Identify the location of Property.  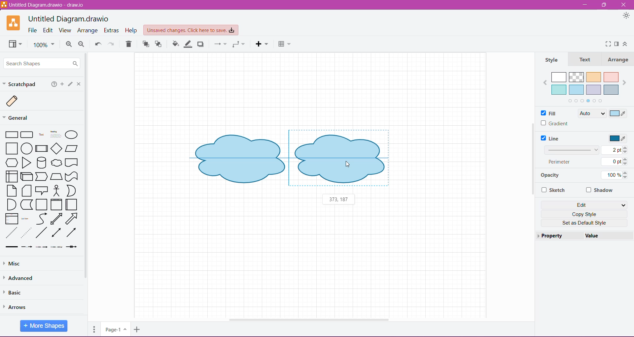
(559, 235).